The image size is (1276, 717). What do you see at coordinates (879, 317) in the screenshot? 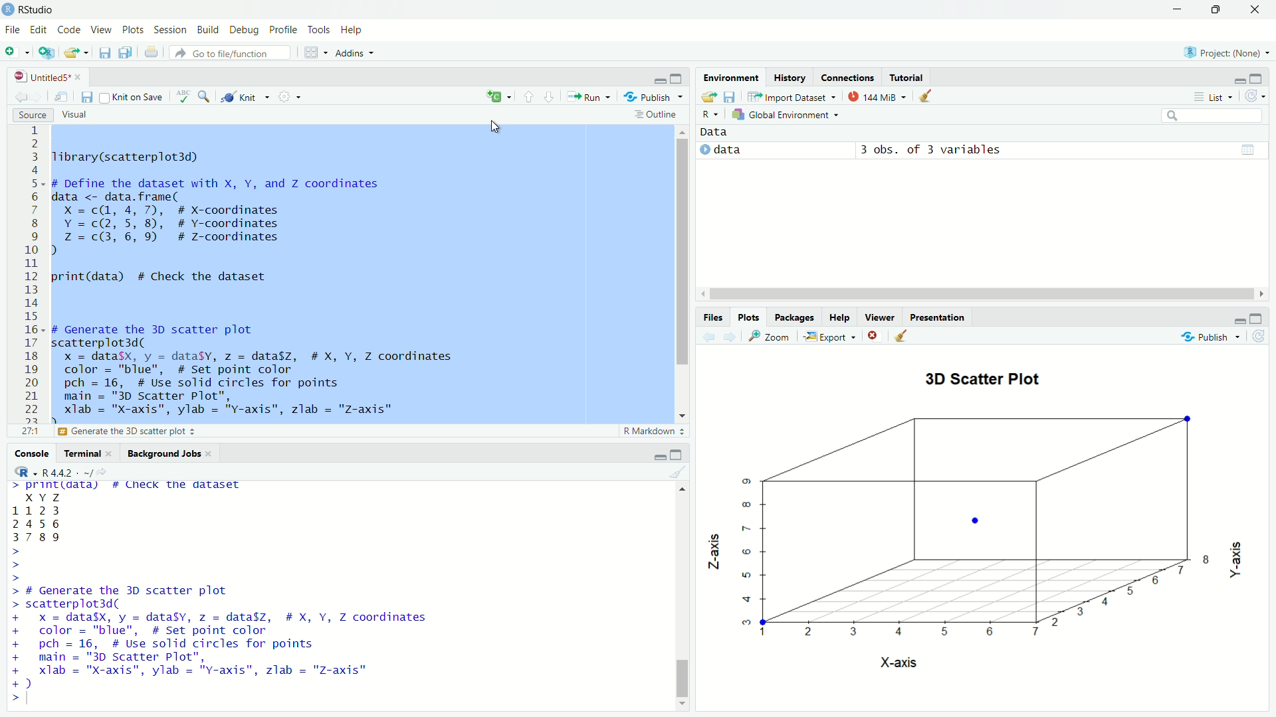
I see `viewer` at bounding box center [879, 317].